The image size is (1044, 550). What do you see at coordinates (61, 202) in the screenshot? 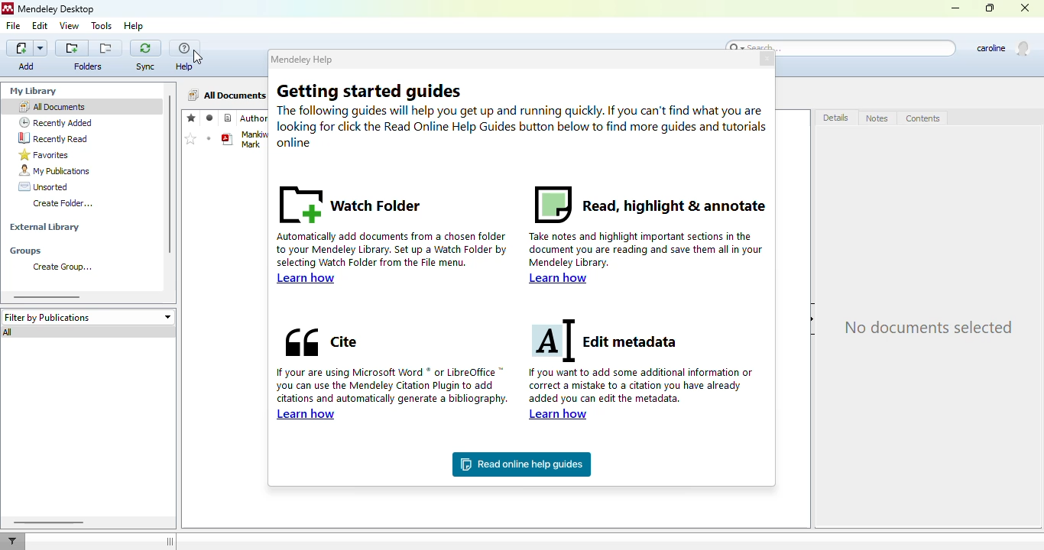
I see `create folder` at bounding box center [61, 202].